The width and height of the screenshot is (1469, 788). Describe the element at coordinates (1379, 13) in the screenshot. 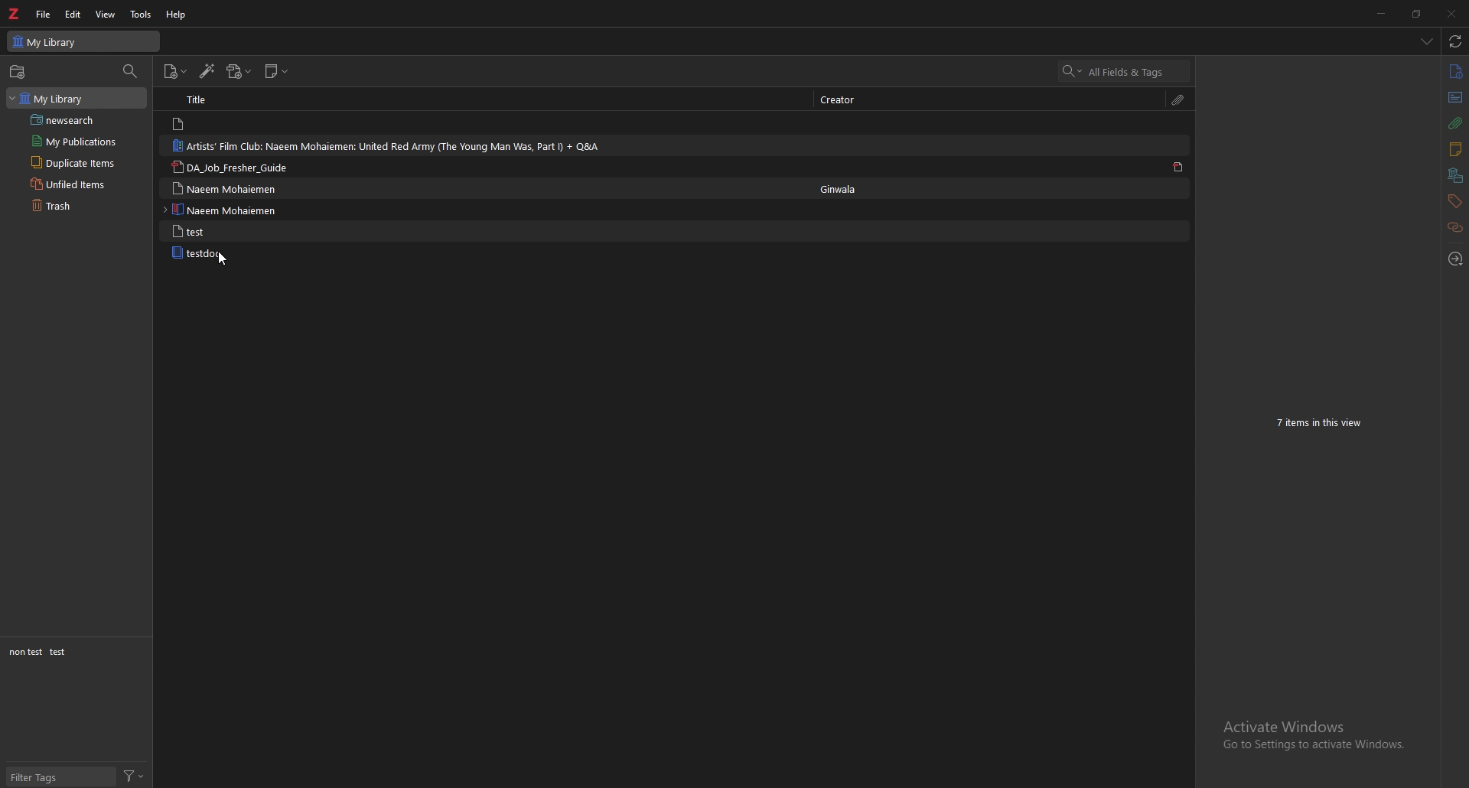

I see `minimize` at that location.